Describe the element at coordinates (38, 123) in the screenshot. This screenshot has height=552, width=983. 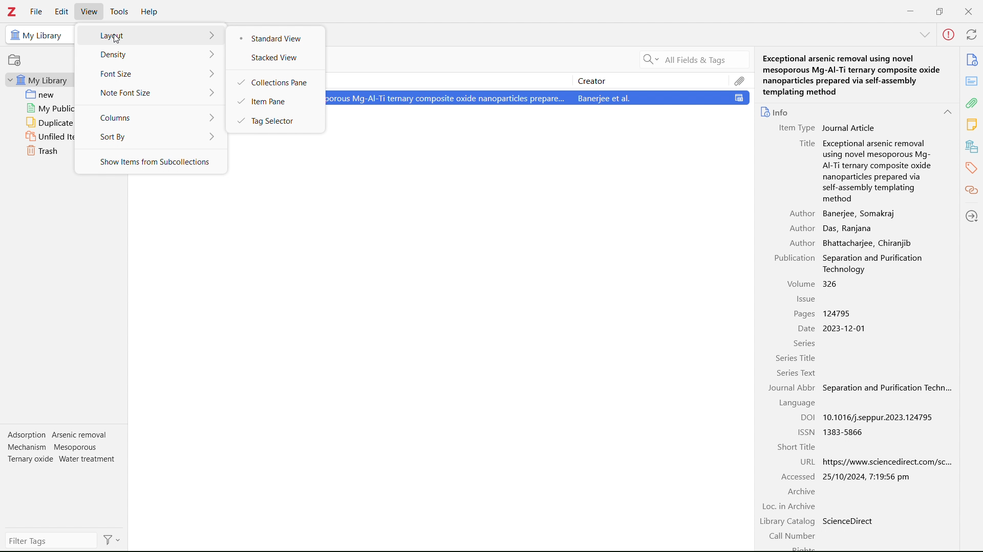
I see `duplicate items` at that location.